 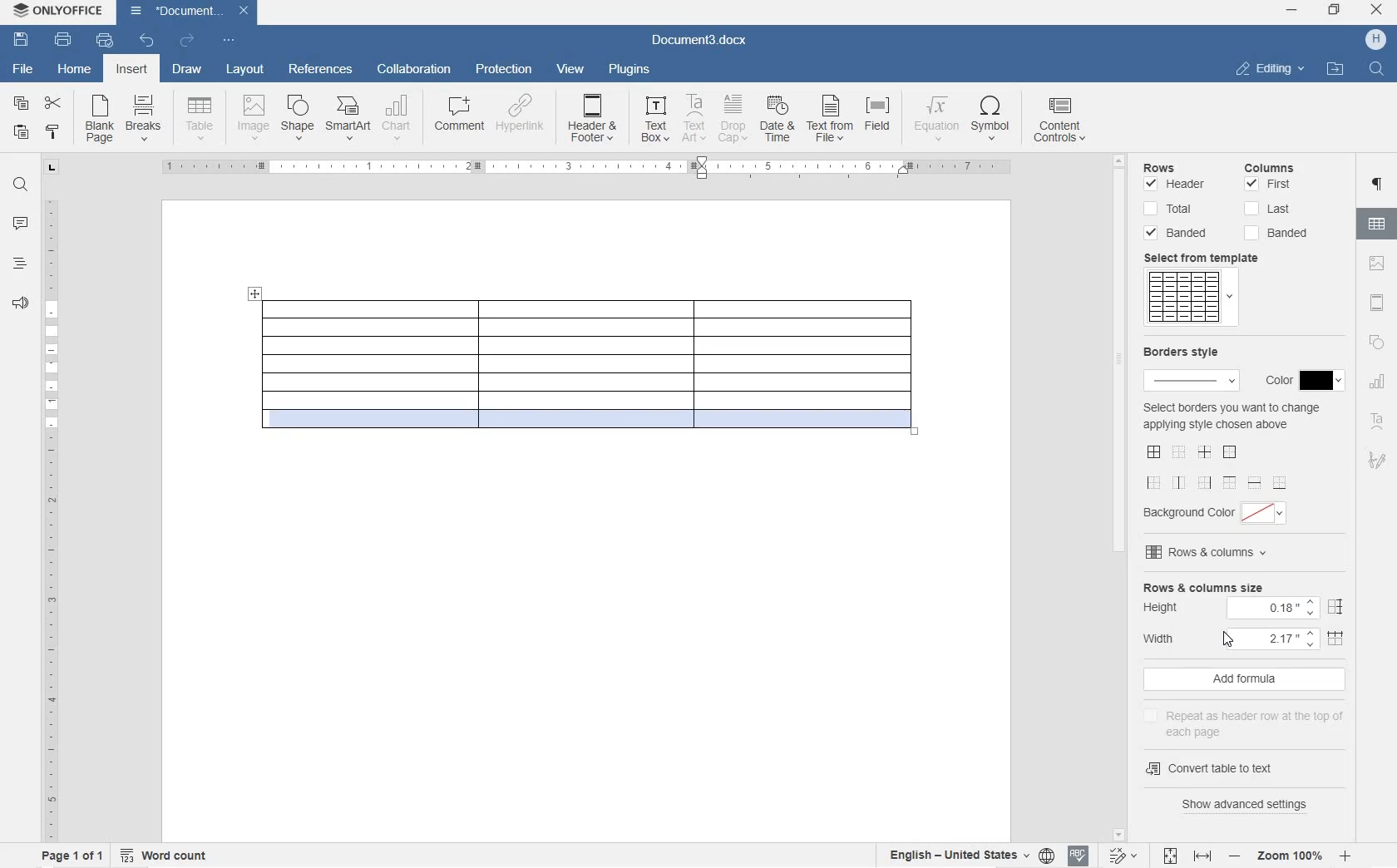 I want to click on FEEDBACK & SUPPORT, so click(x=18, y=303).